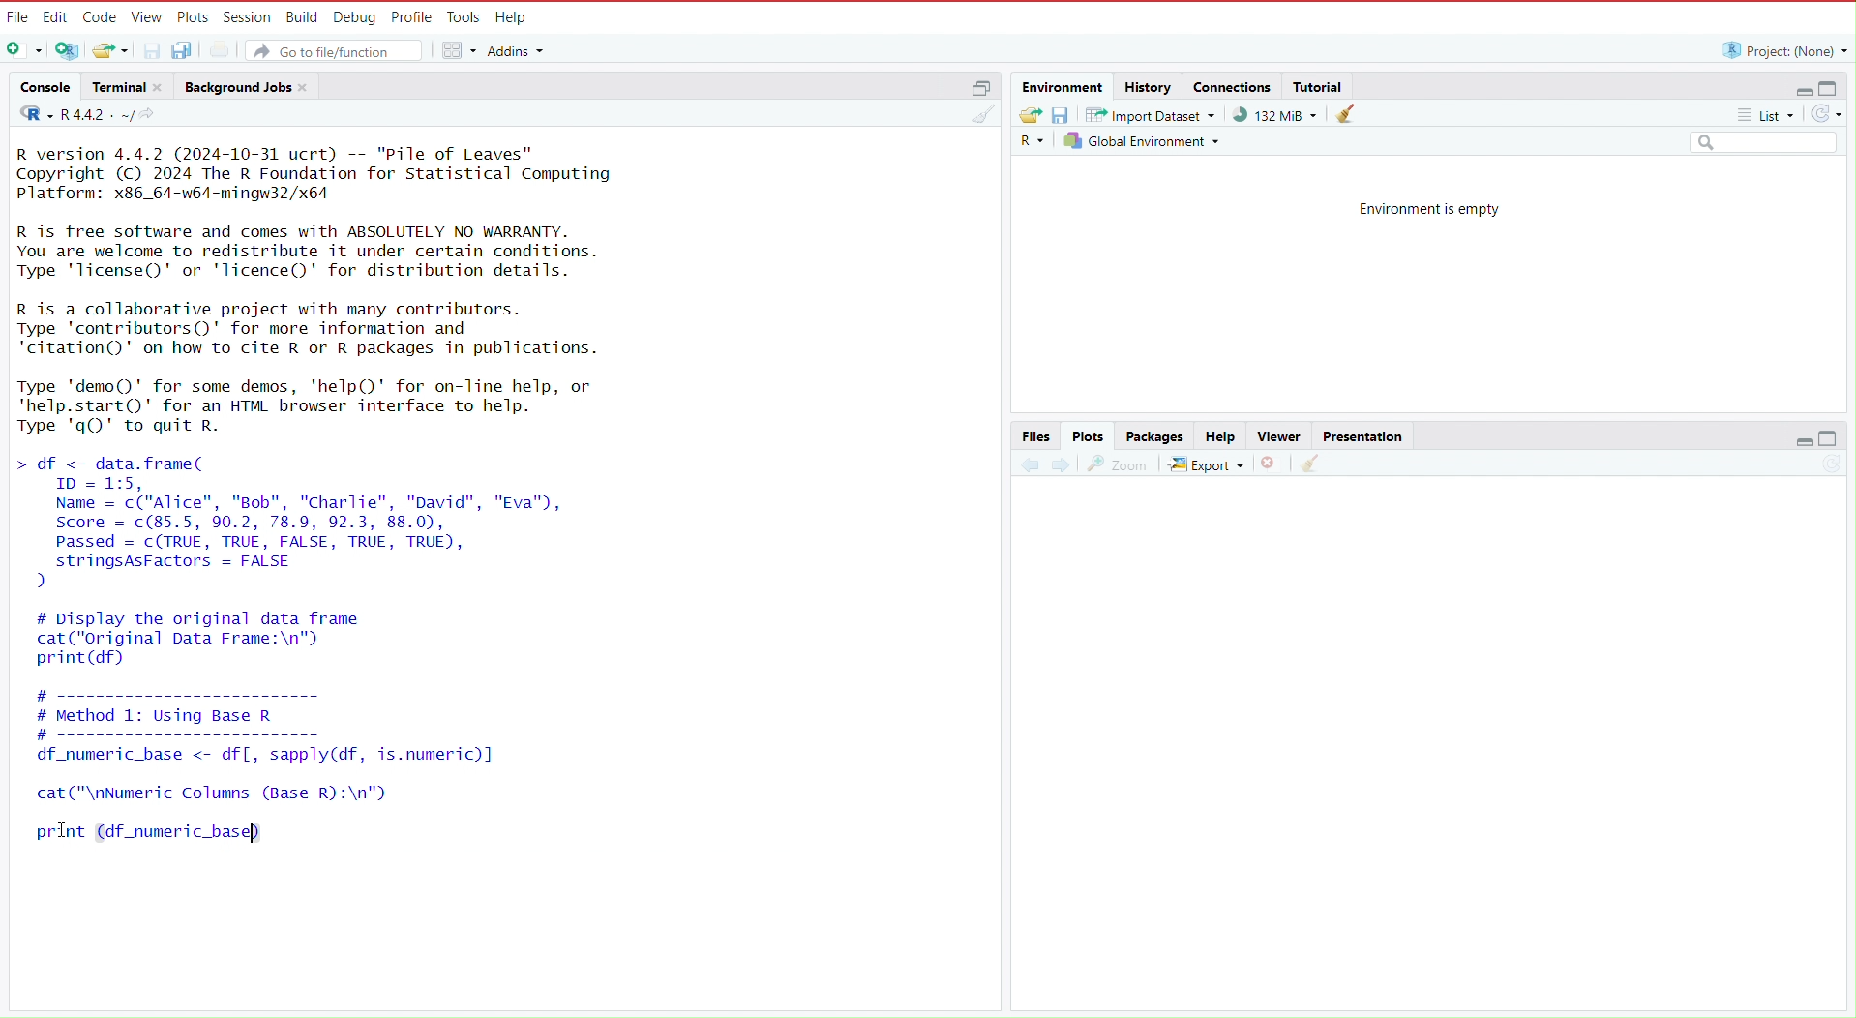 The width and height of the screenshot is (1856, 1018). Describe the element at coordinates (1153, 434) in the screenshot. I see `Packages` at that location.